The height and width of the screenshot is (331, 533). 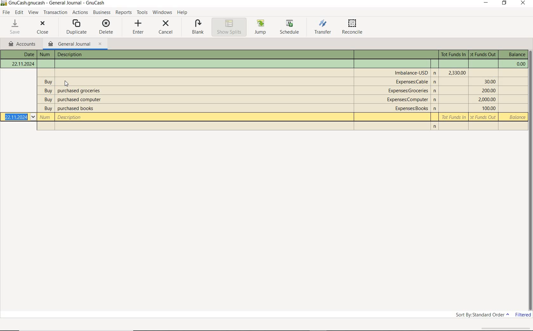 What do you see at coordinates (16, 27) in the screenshot?
I see `save` at bounding box center [16, 27].